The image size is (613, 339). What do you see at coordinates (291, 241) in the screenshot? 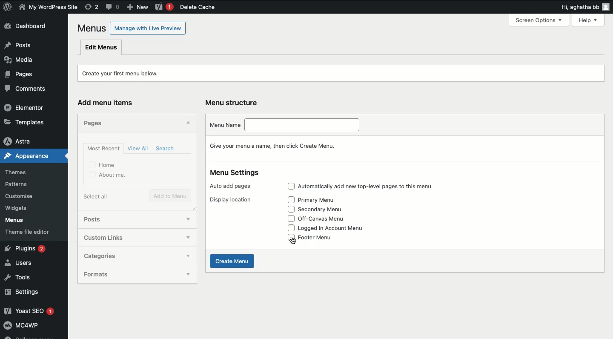
I see `cursor` at bounding box center [291, 241].